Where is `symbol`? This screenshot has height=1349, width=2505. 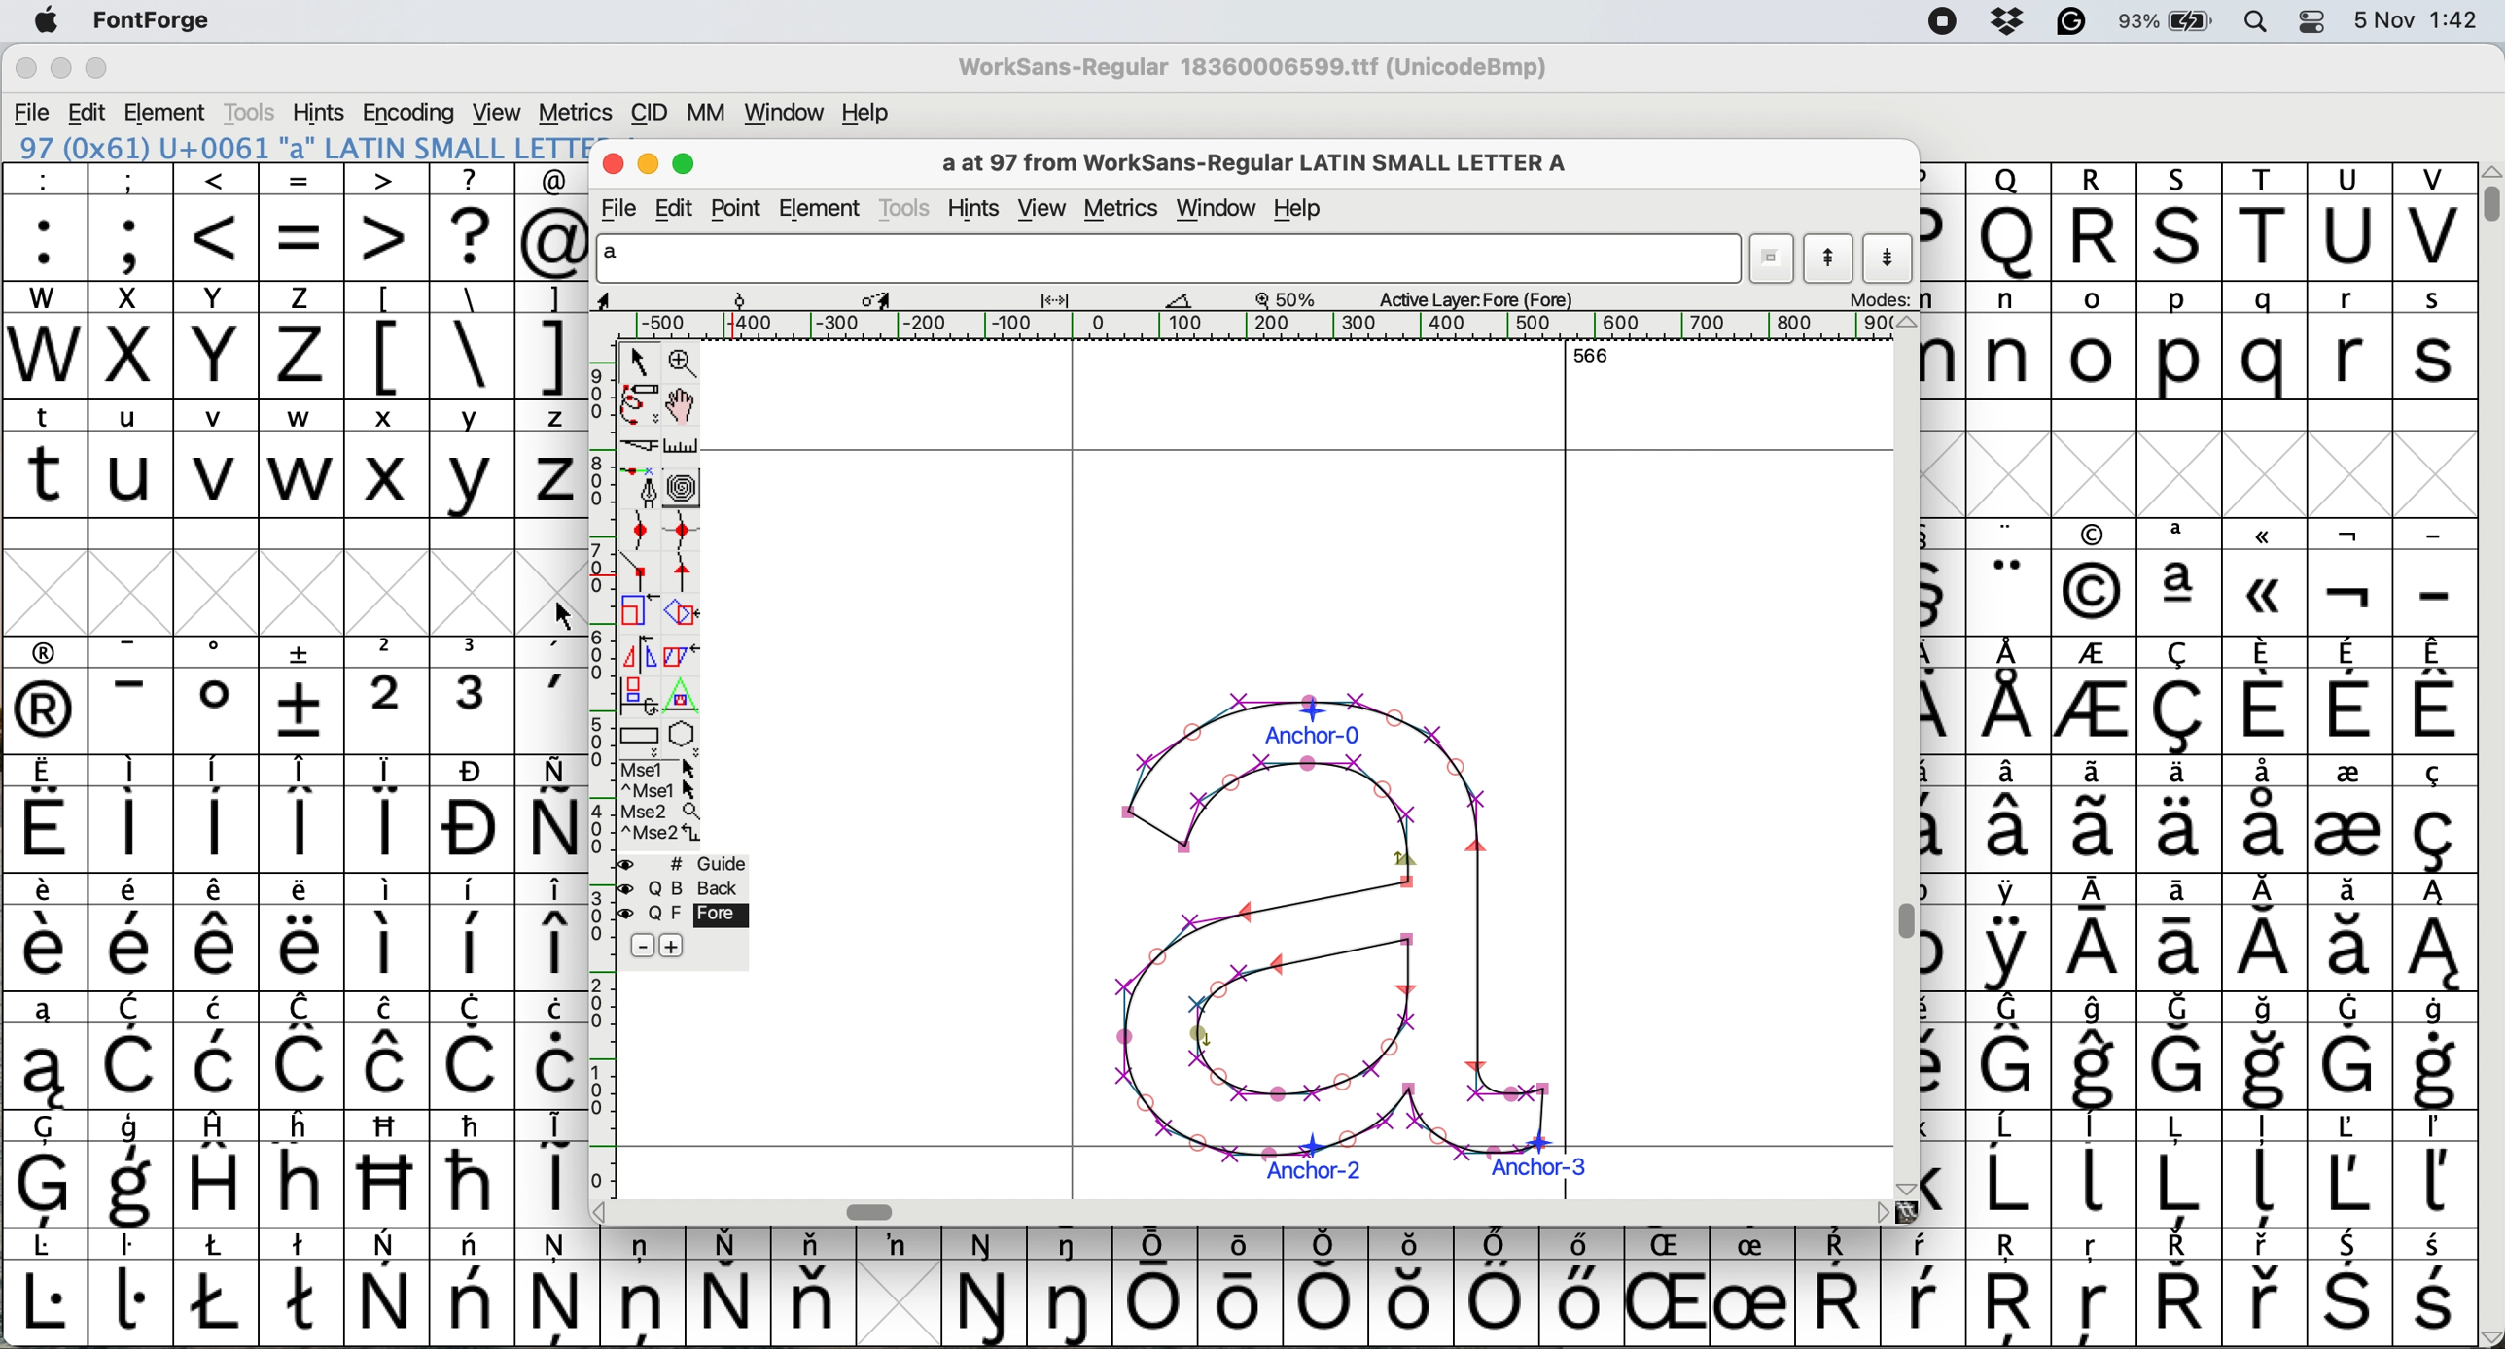
symbol is located at coordinates (217, 813).